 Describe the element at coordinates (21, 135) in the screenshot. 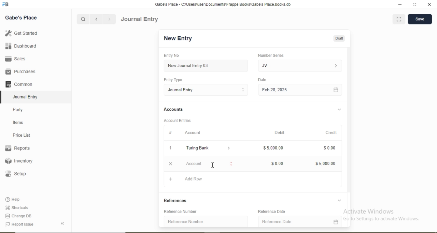

I see `Price List` at that location.